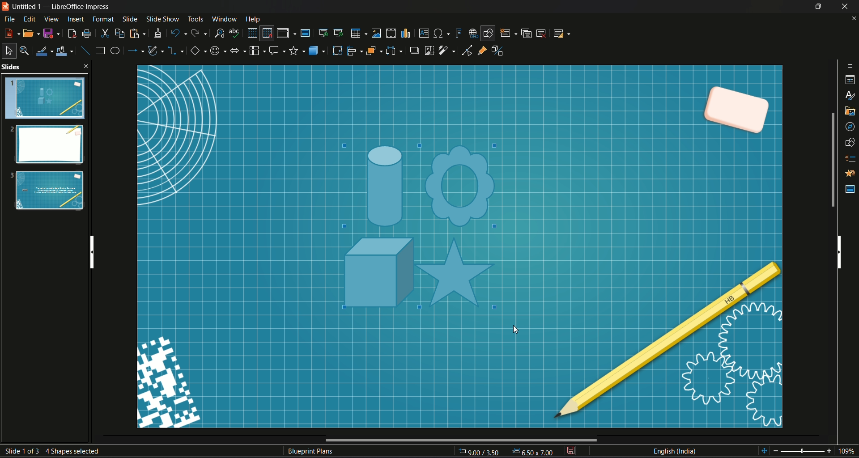  Describe the element at coordinates (850, 81) in the screenshot. I see `properties` at that location.